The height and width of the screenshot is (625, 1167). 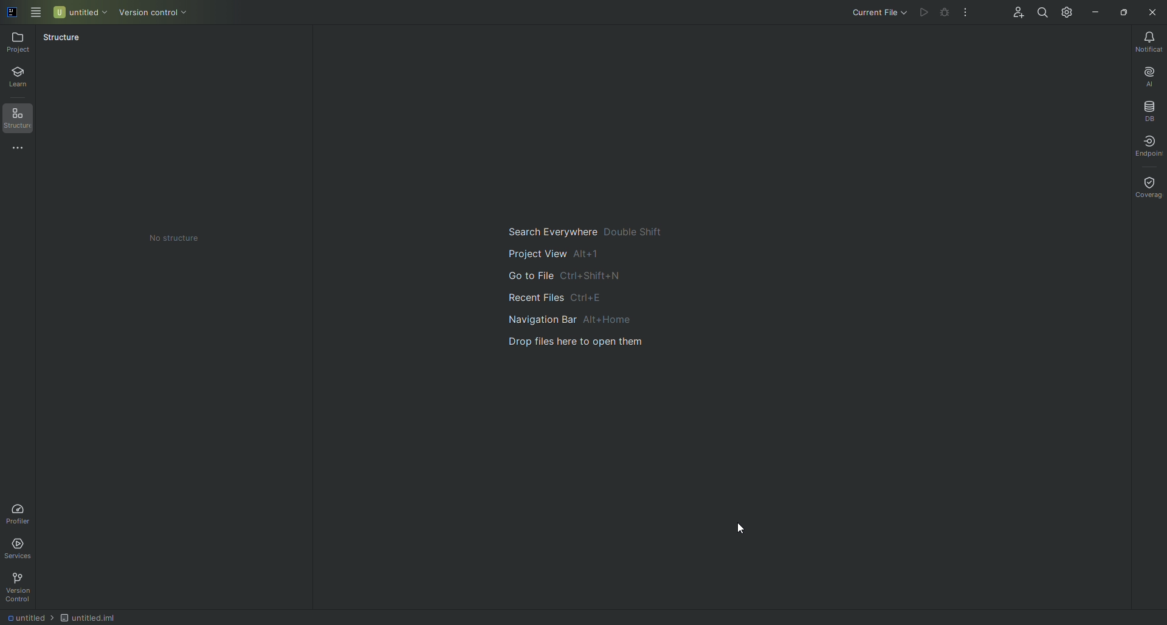 I want to click on Structure, so click(x=62, y=40).